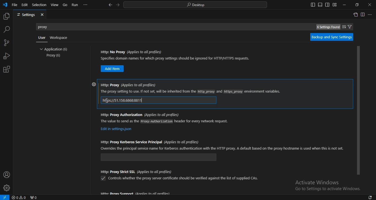 The height and width of the screenshot is (200, 376). Describe the element at coordinates (132, 52) in the screenshot. I see `https: no proxy` at that location.